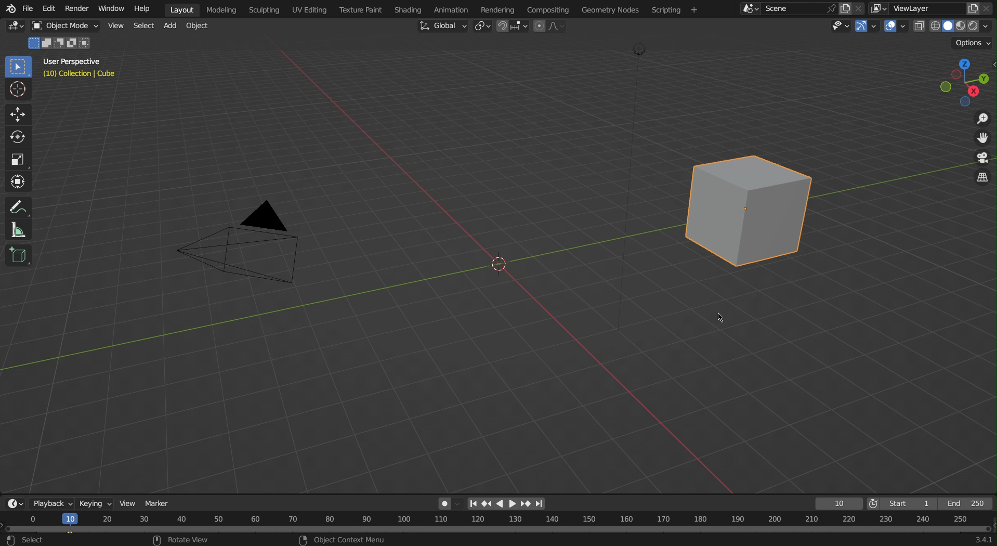 The width and height of the screenshot is (997, 546). Describe the element at coordinates (224, 8) in the screenshot. I see `Modeling` at that location.